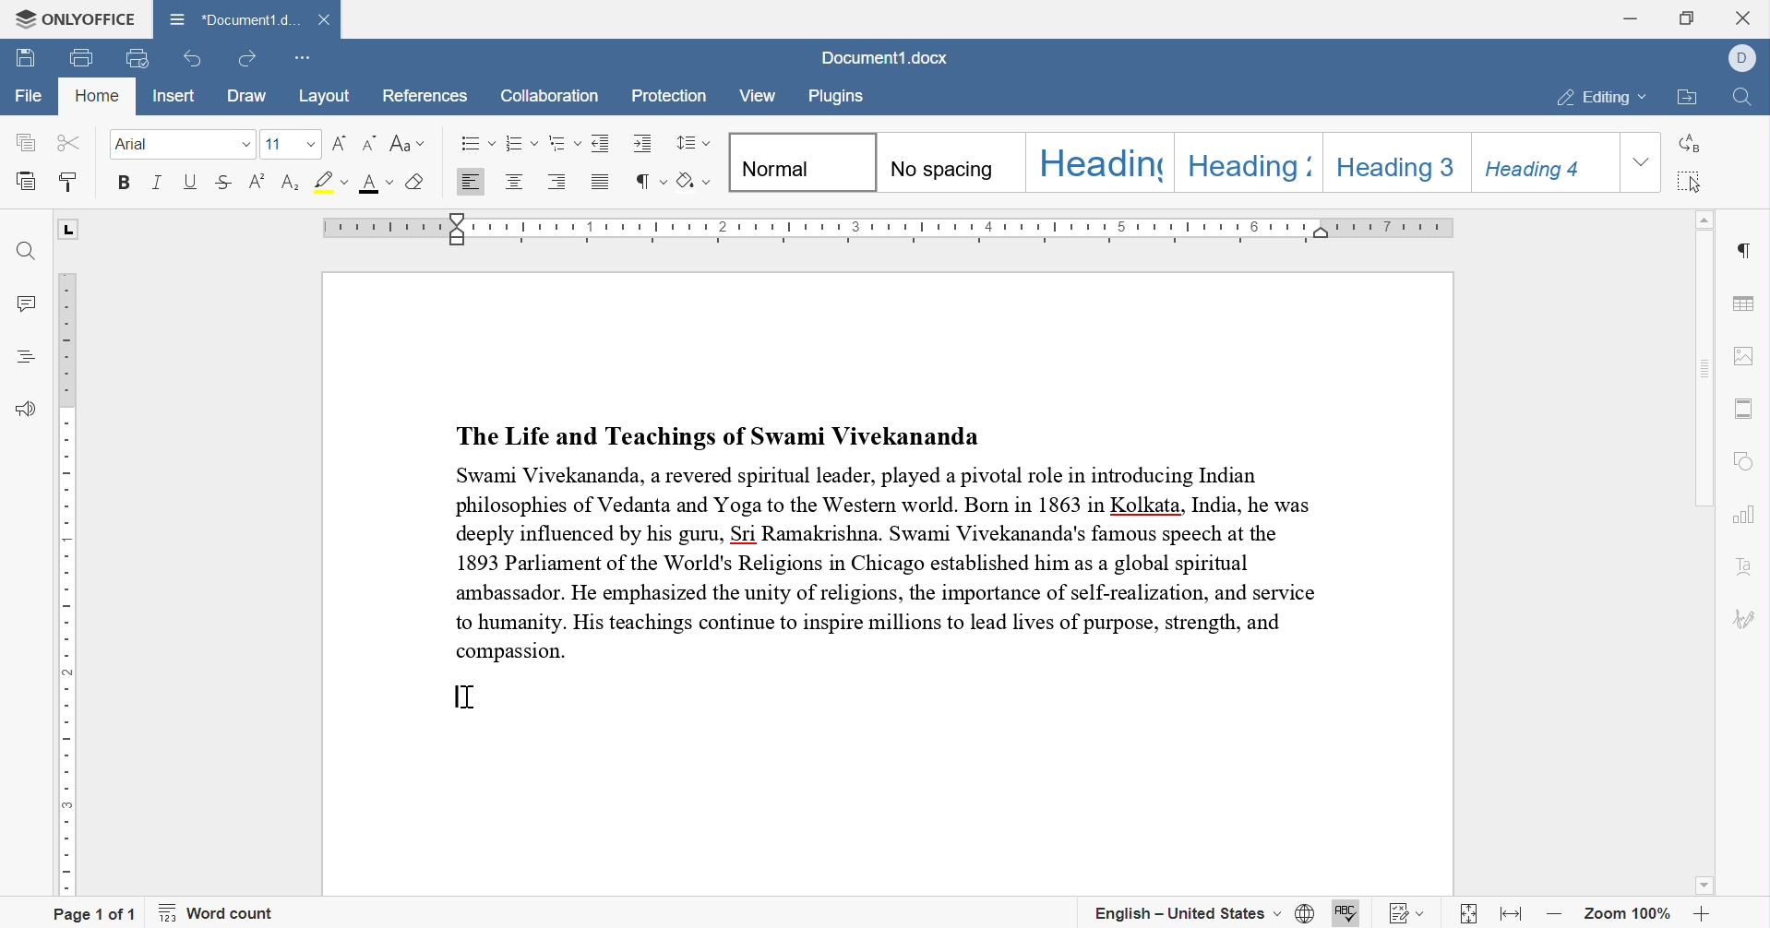 The image size is (1770, 928). I want to click on change case, so click(407, 143).